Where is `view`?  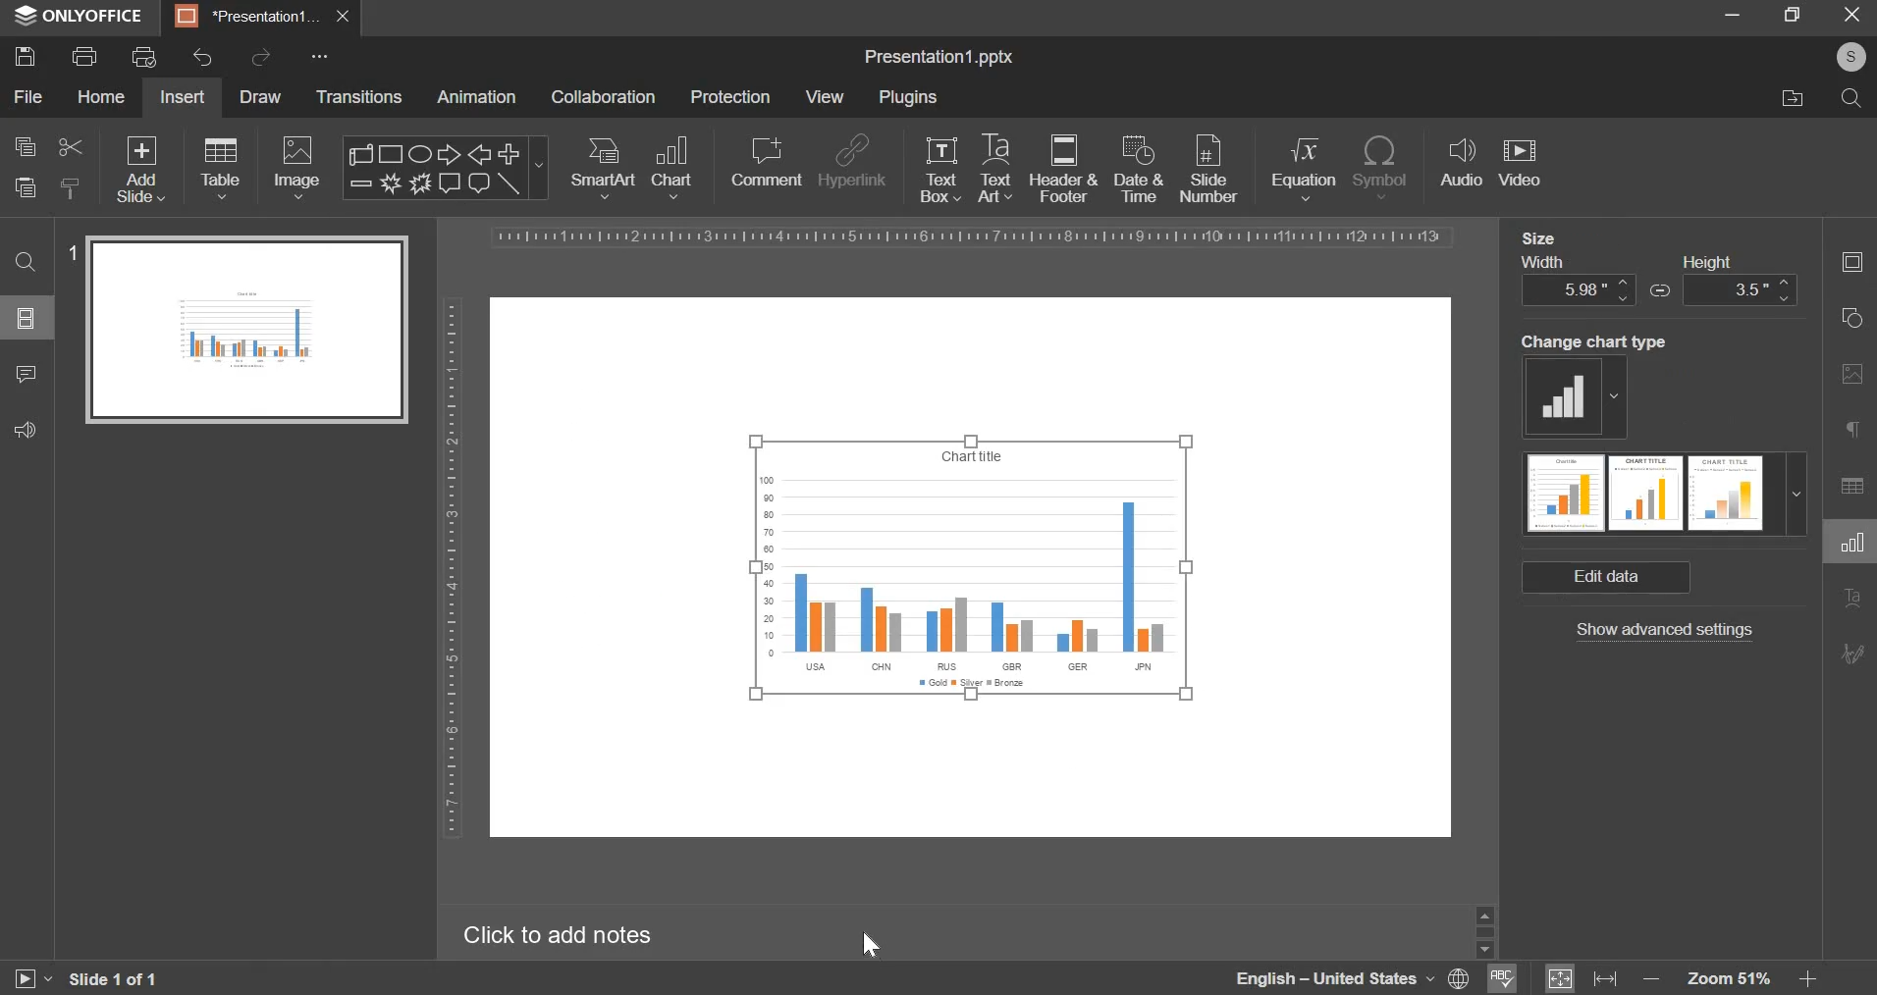 view is located at coordinates (829, 97).